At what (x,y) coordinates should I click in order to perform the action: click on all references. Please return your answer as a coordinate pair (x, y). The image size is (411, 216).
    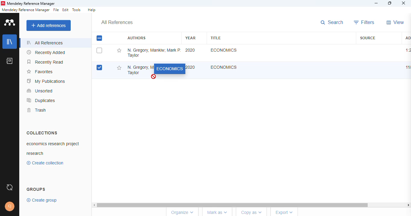
    Looking at the image, I should click on (45, 43).